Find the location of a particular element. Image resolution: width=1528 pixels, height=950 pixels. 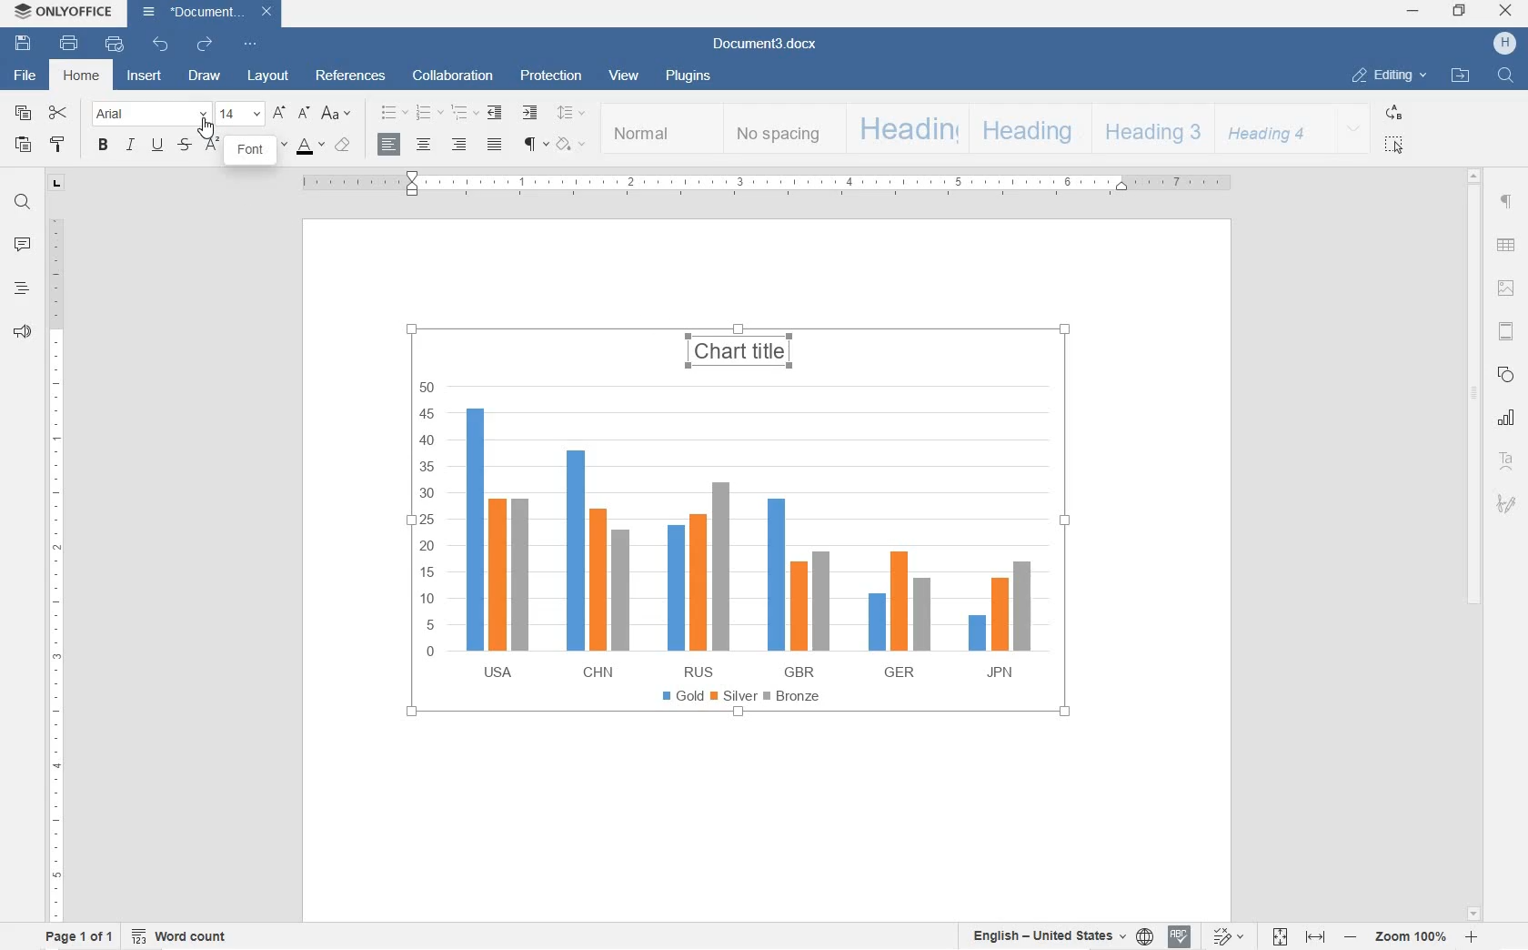

QUICK PRINT is located at coordinates (111, 45).